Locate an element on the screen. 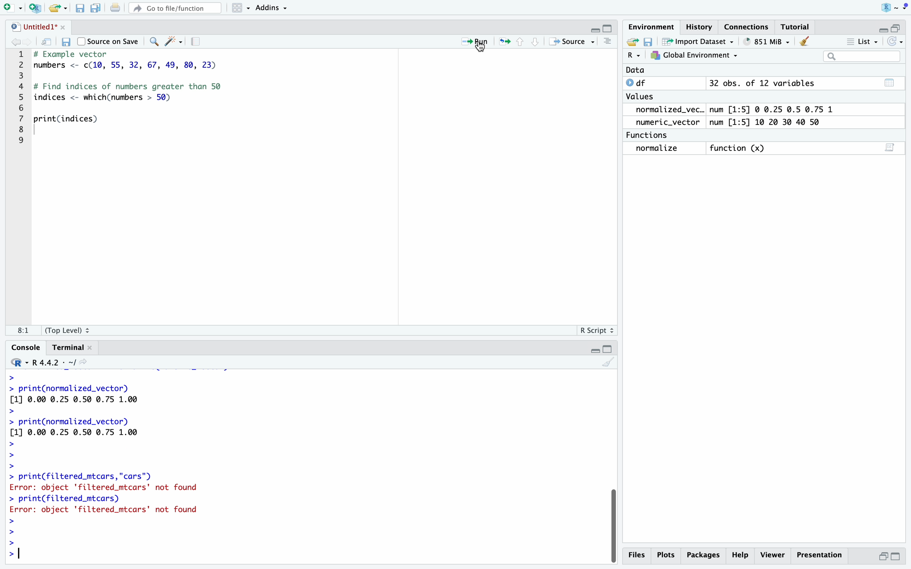  1:1 is located at coordinates (19, 330).